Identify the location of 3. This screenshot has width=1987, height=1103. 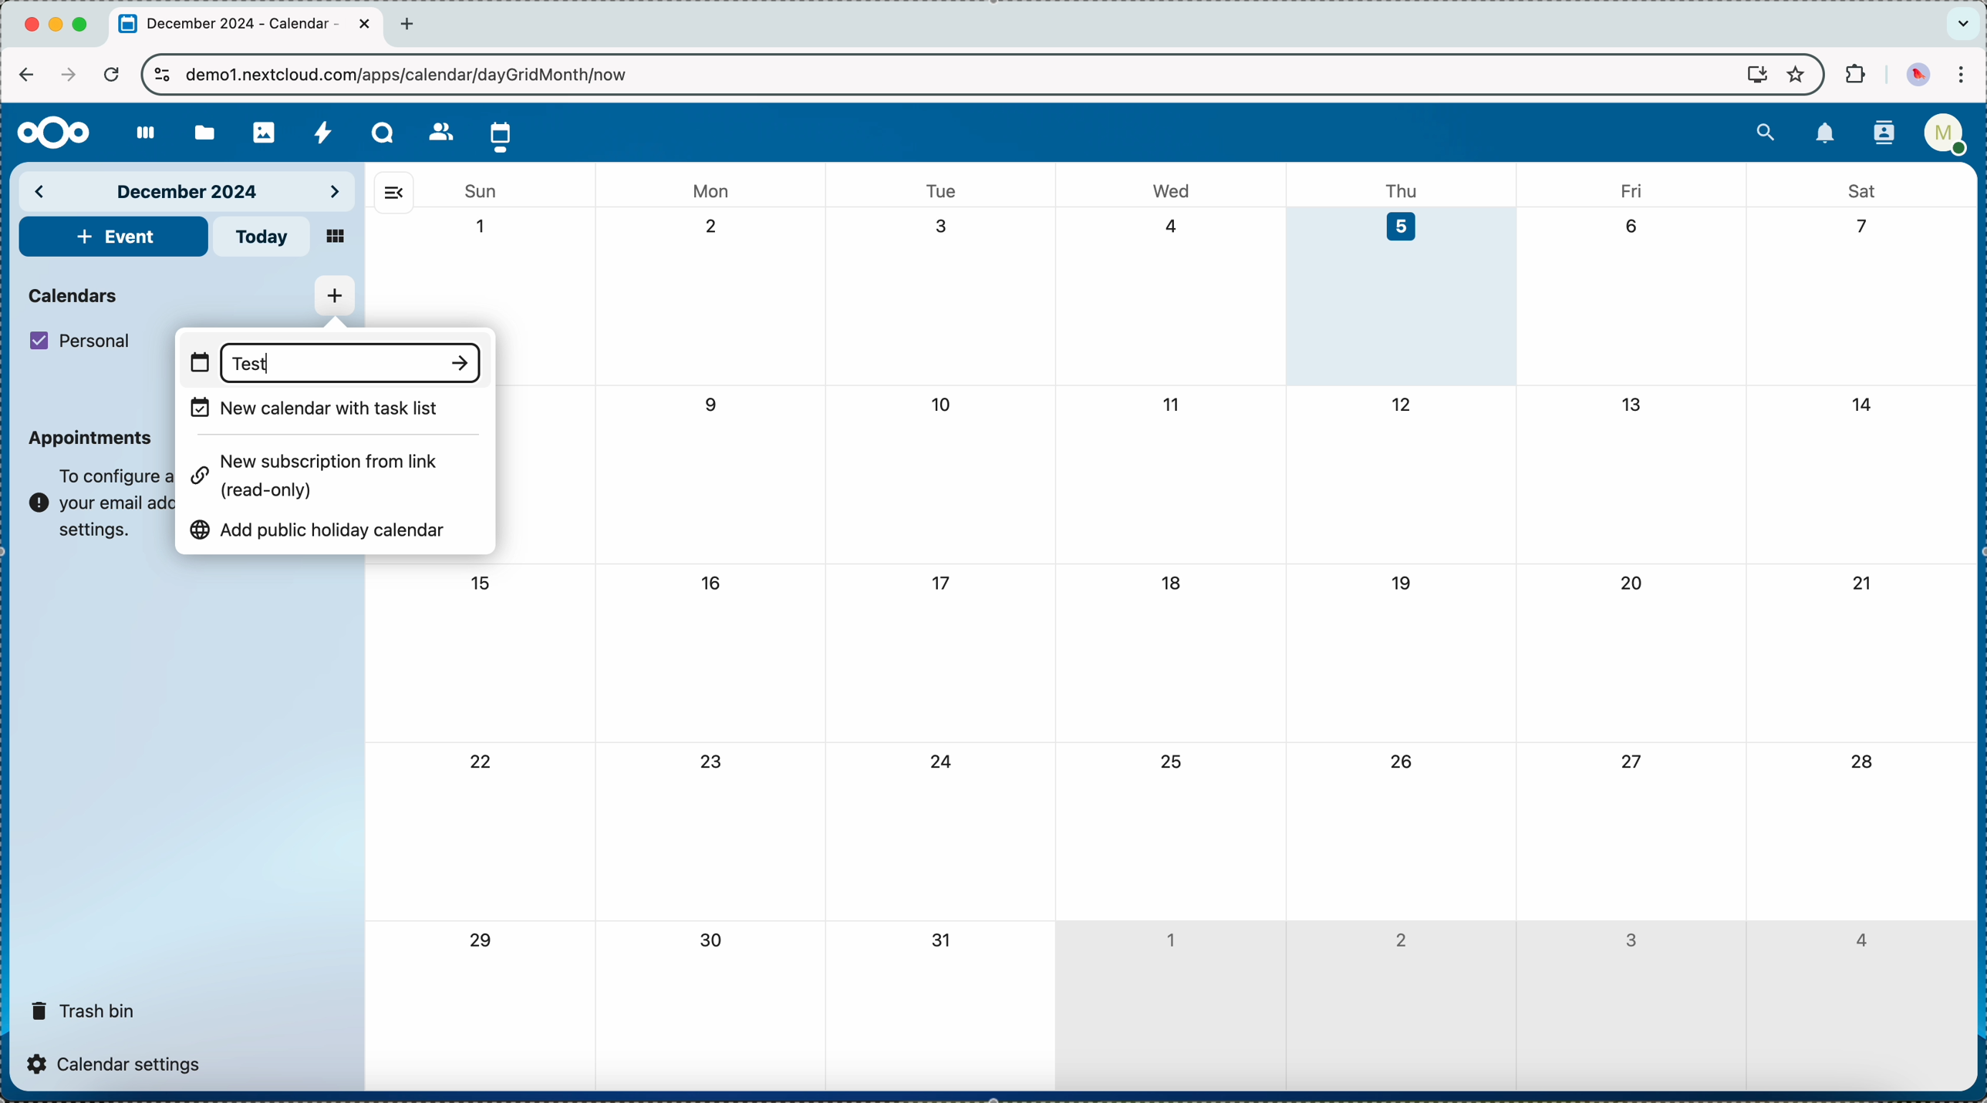
(1631, 941).